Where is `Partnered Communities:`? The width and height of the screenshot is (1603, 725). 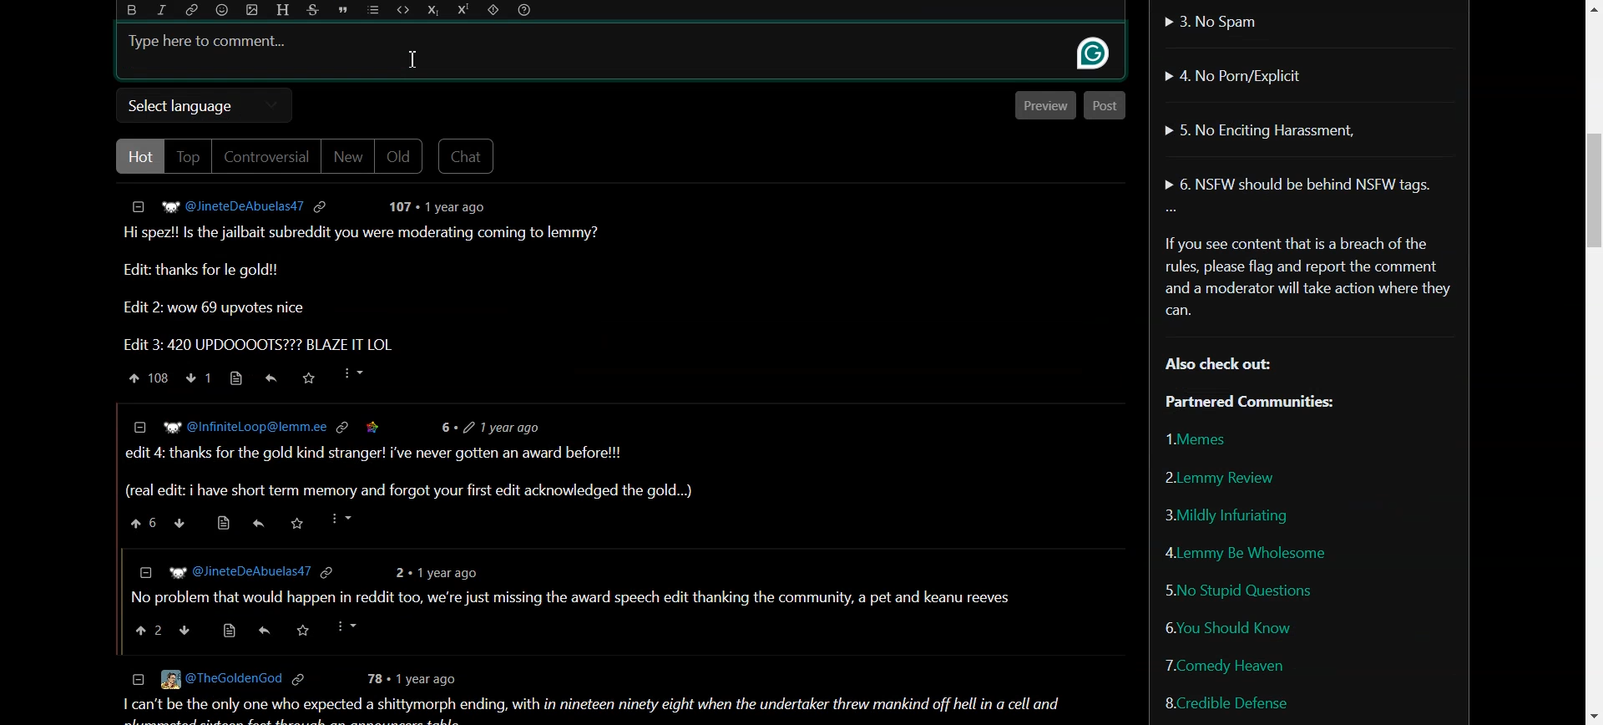 Partnered Communities: is located at coordinates (1270, 402).